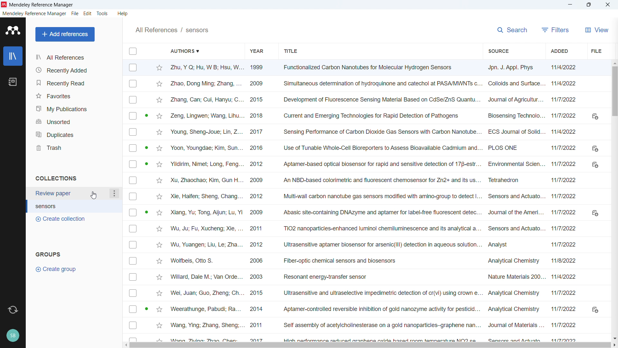  I want to click on PDF available, so click(146, 308).